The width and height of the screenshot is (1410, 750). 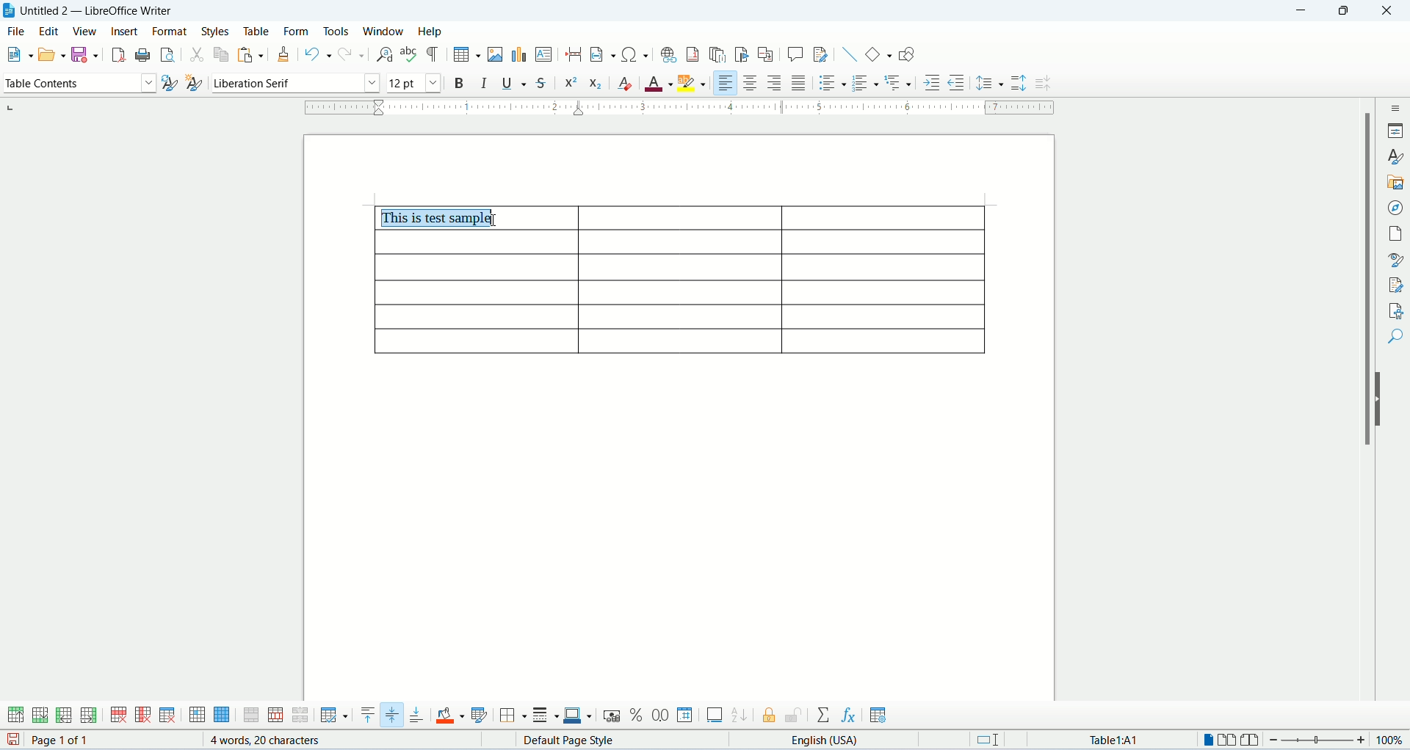 I want to click on insert footnote, so click(x=693, y=54).